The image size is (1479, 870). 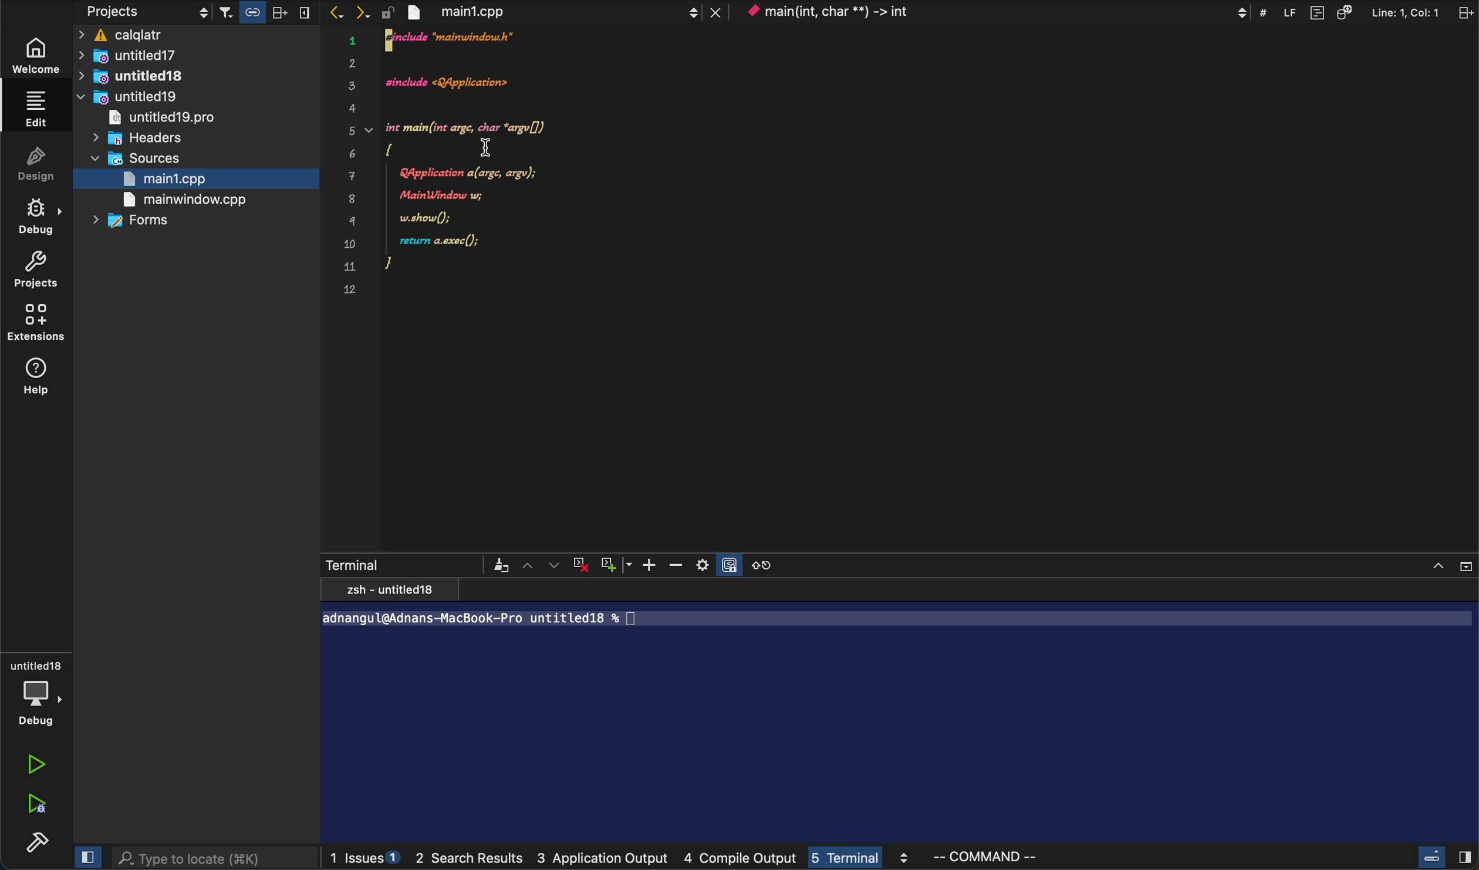 What do you see at coordinates (678, 565) in the screenshot?
I see `zoom out` at bounding box center [678, 565].